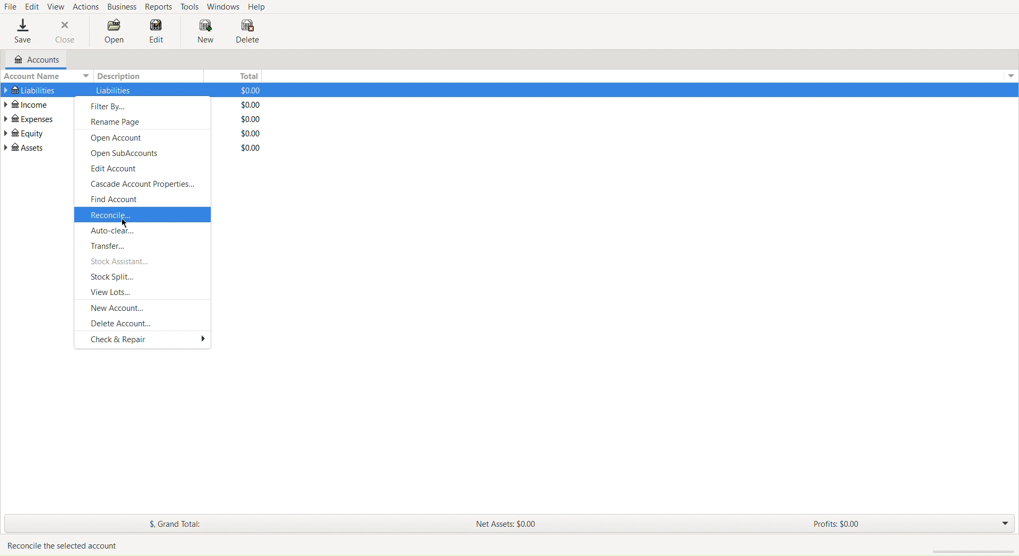 The height and width of the screenshot is (556, 1019). I want to click on Income, so click(28, 105).